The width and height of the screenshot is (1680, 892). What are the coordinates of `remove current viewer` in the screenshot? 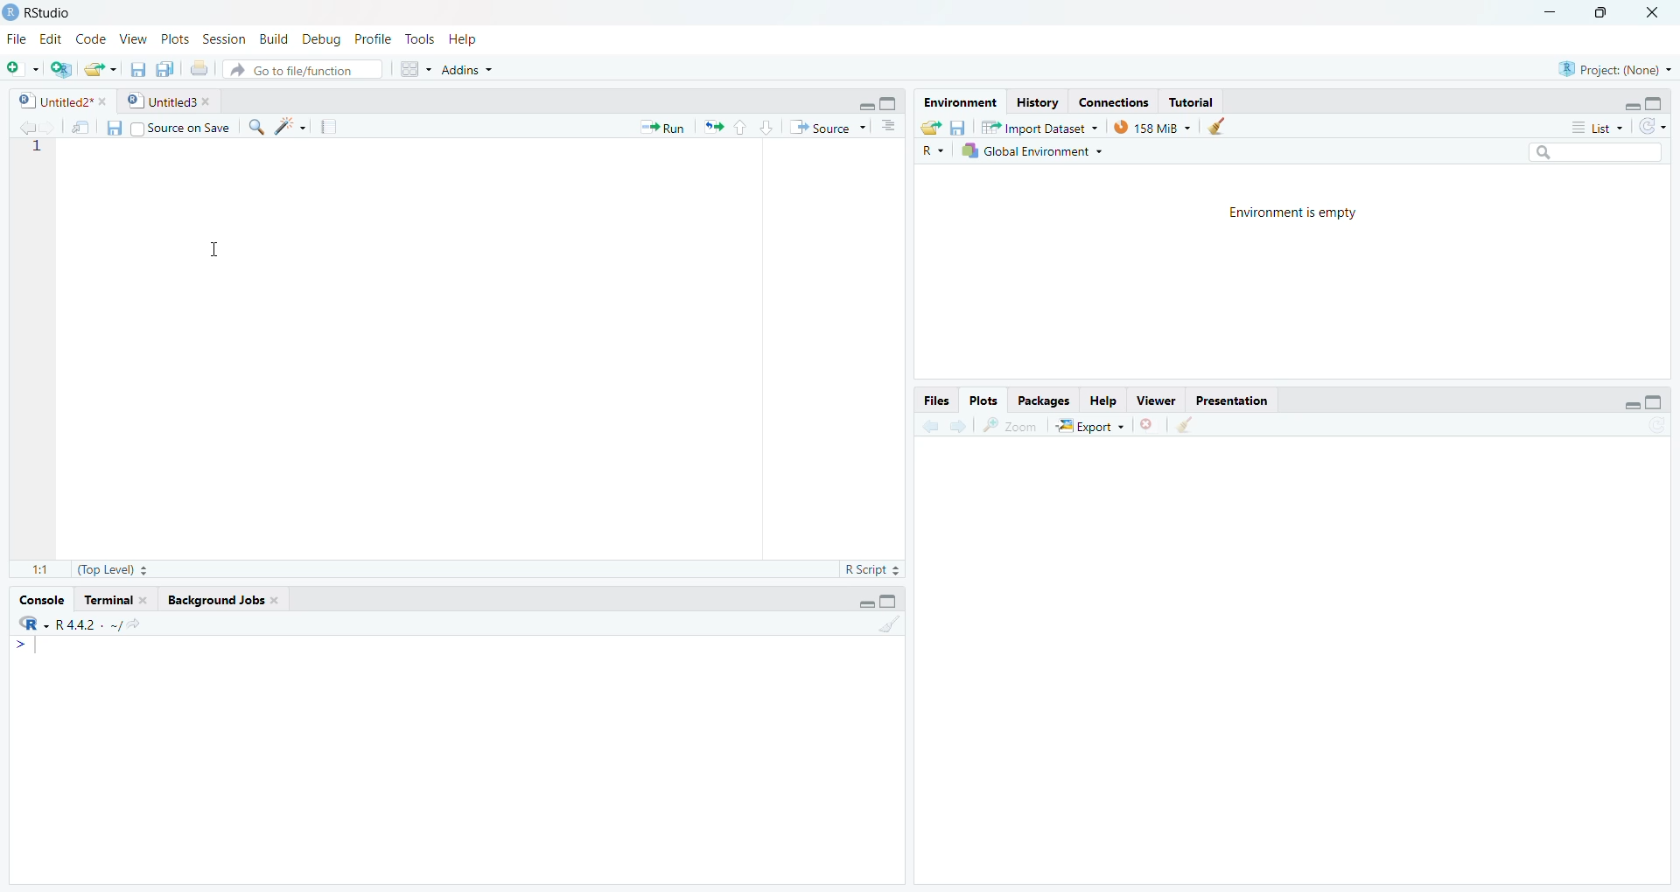 It's located at (1148, 424).